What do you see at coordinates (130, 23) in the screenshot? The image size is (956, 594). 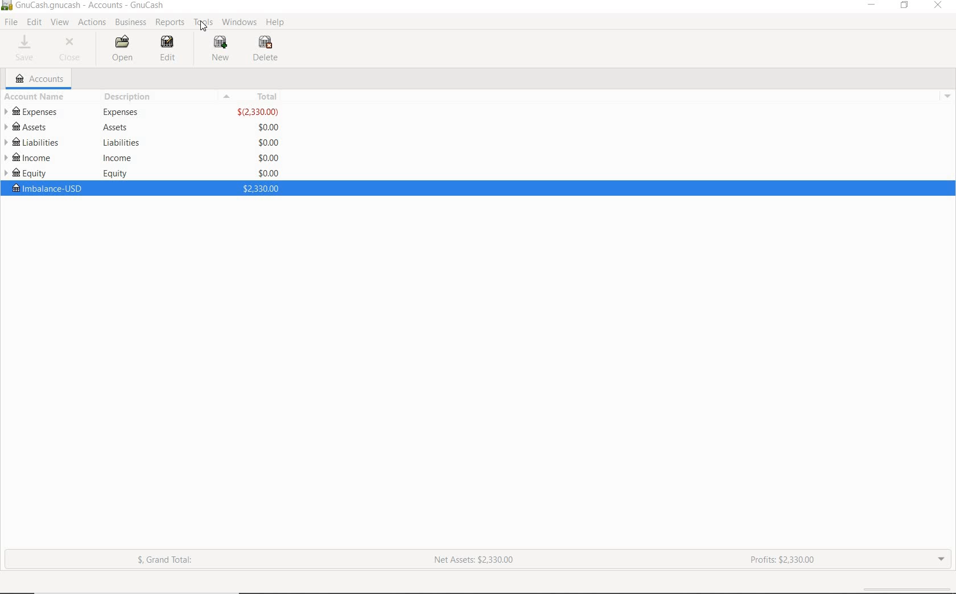 I see `BUSINESS` at bounding box center [130, 23].